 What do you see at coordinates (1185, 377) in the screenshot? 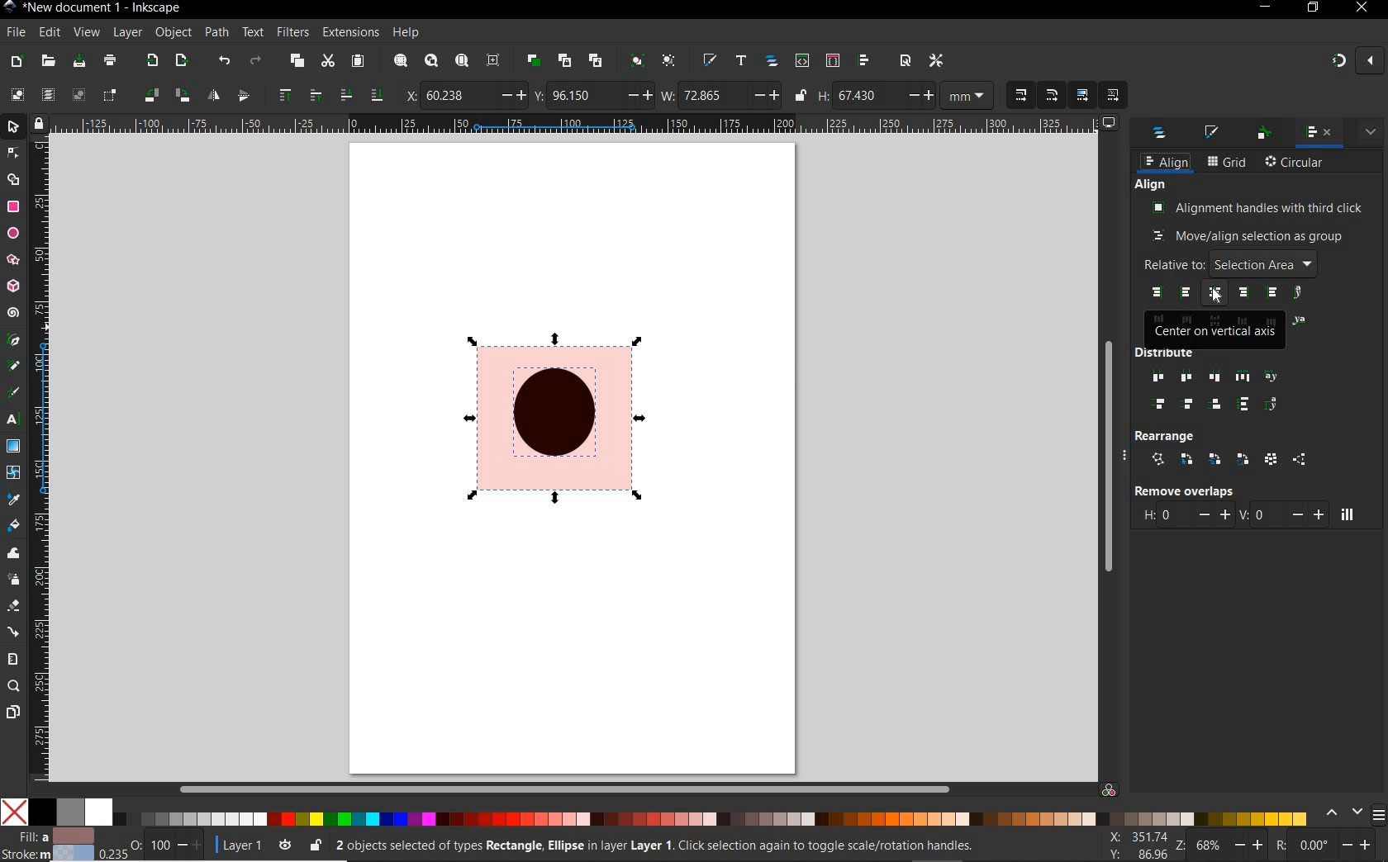
I see `EVEN HORIZONTAL CENTERS` at bounding box center [1185, 377].